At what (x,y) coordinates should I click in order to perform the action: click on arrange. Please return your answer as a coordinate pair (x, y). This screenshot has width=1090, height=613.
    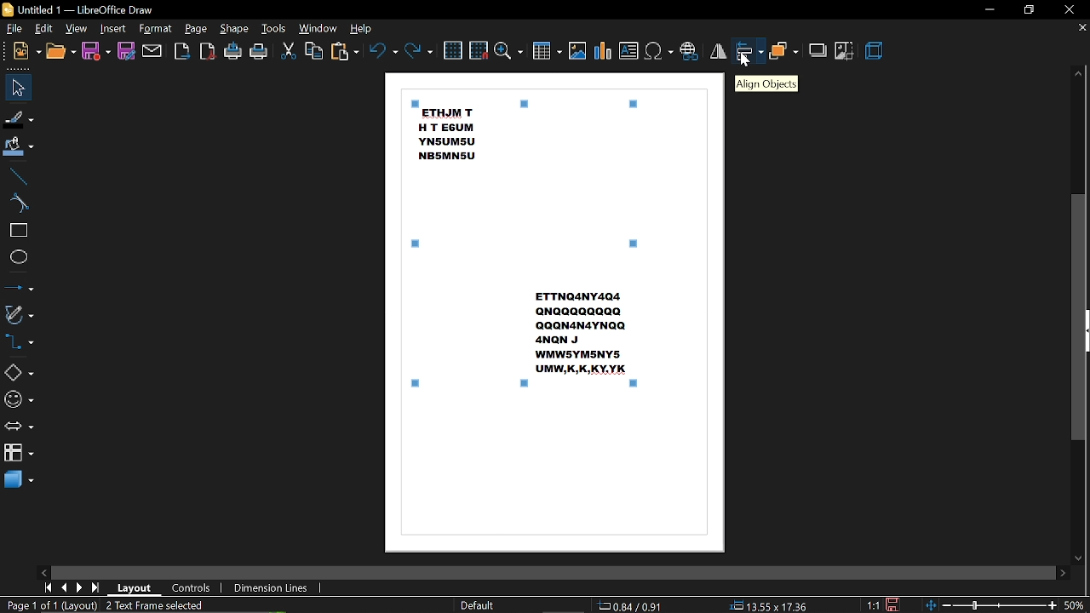
    Looking at the image, I should click on (785, 51).